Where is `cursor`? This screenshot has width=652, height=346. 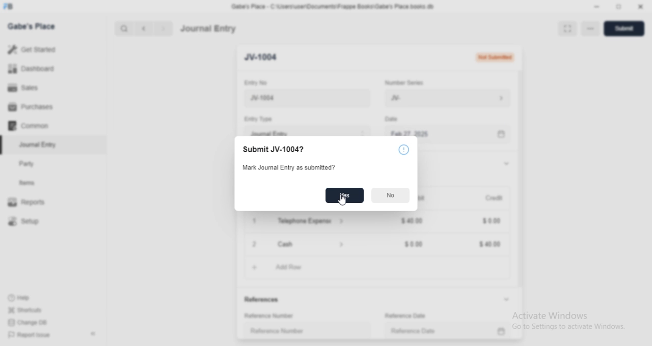 cursor is located at coordinates (340, 199).